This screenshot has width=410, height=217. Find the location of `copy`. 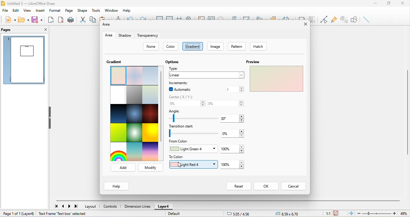

copy is located at coordinates (93, 20).